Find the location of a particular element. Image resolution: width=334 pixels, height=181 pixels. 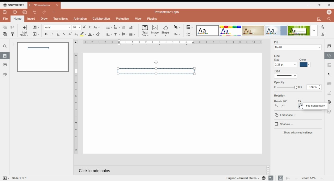

page orientation is located at coordinates (76, 42).